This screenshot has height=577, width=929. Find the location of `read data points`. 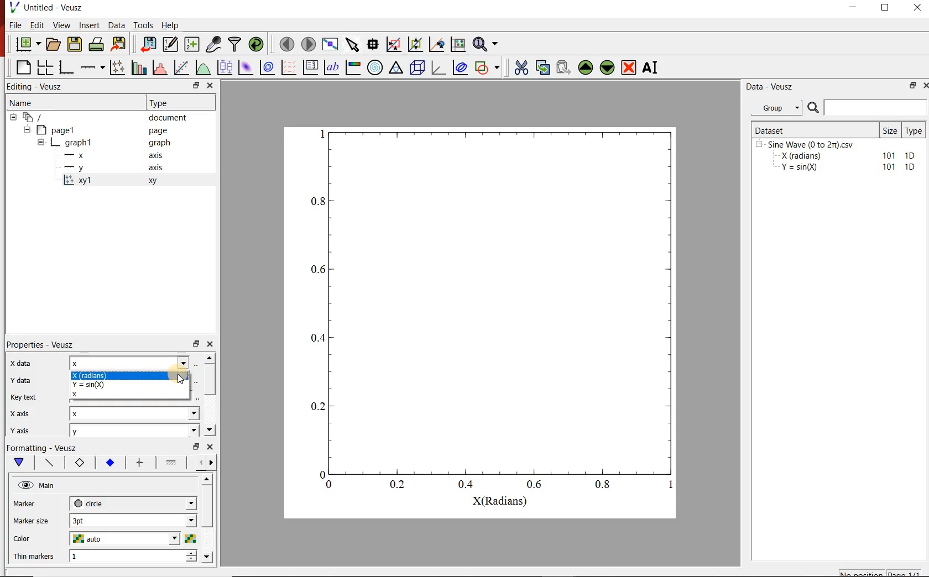

read data points is located at coordinates (373, 43).